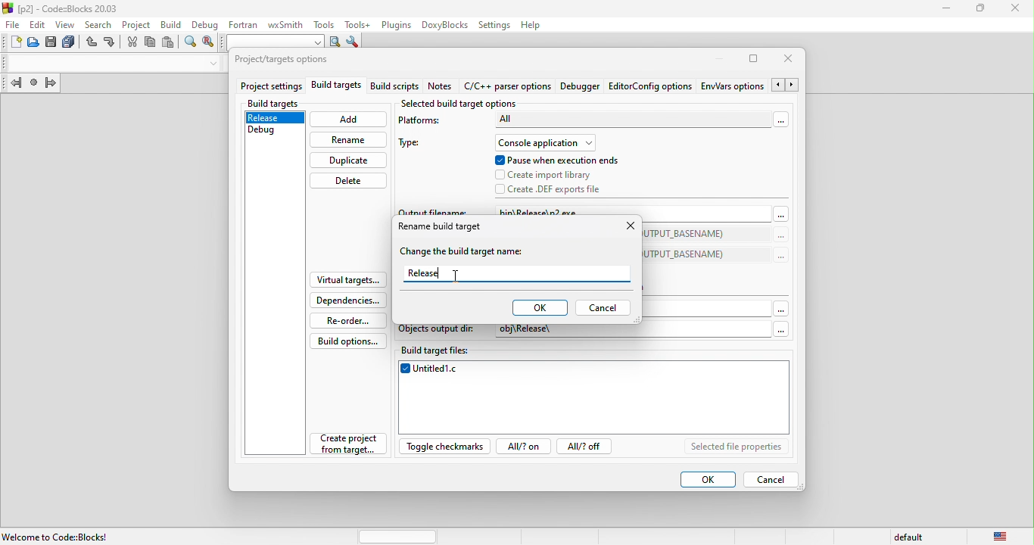 The image size is (1034, 545). Describe the element at coordinates (338, 87) in the screenshot. I see `build targets` at that location.